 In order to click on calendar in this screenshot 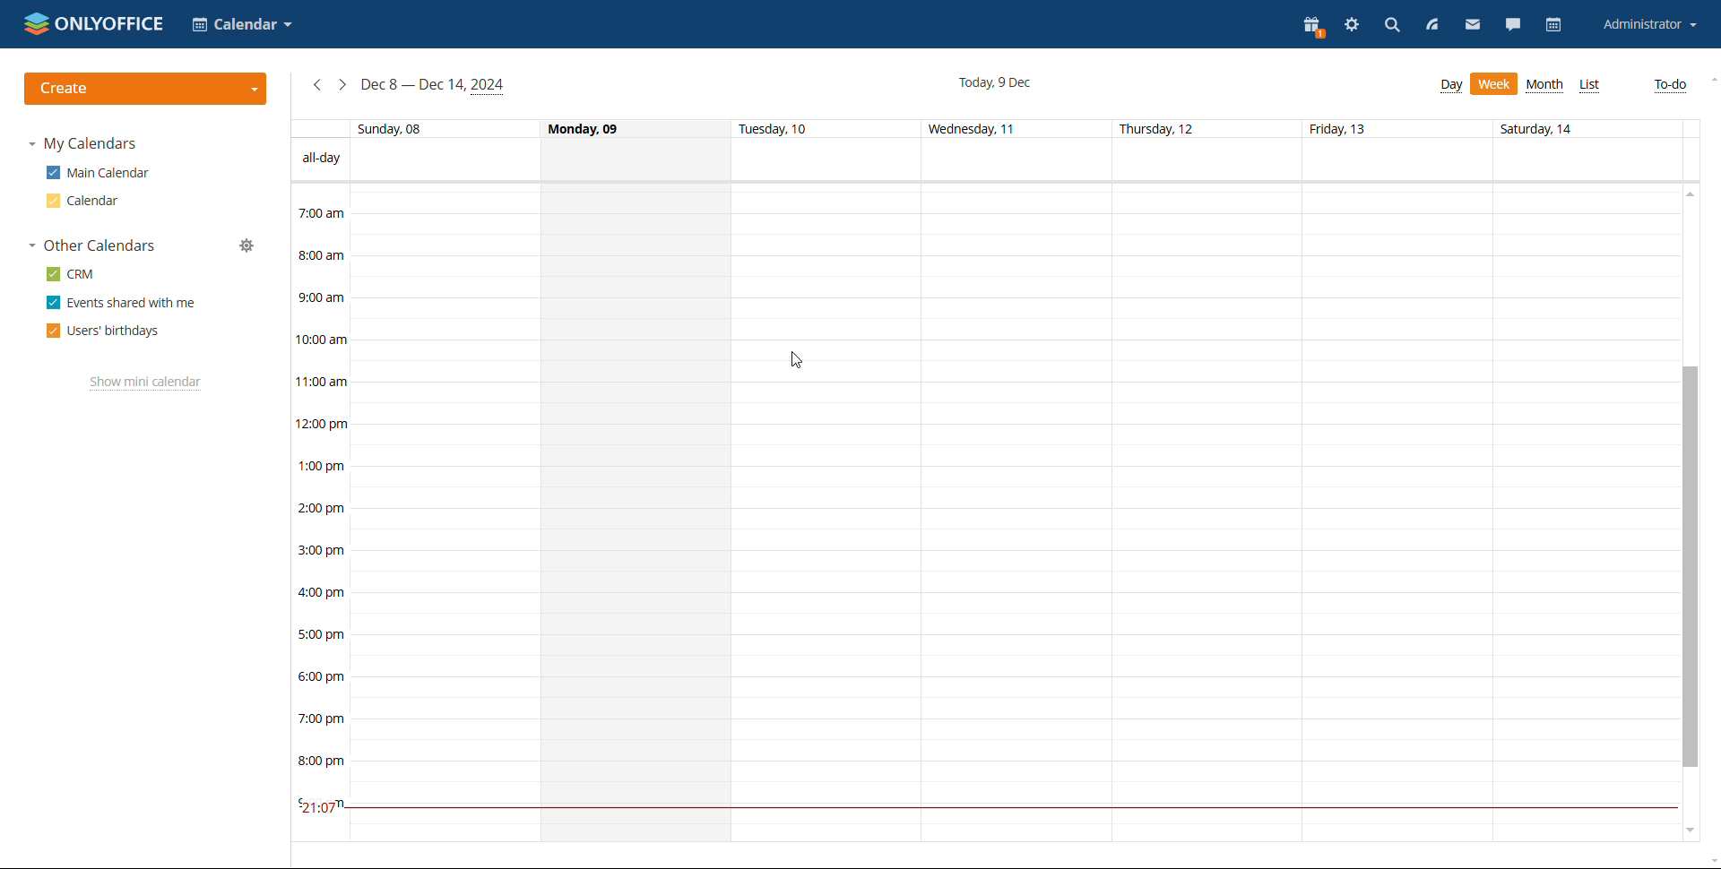, I will do `click(1553, 26)`.